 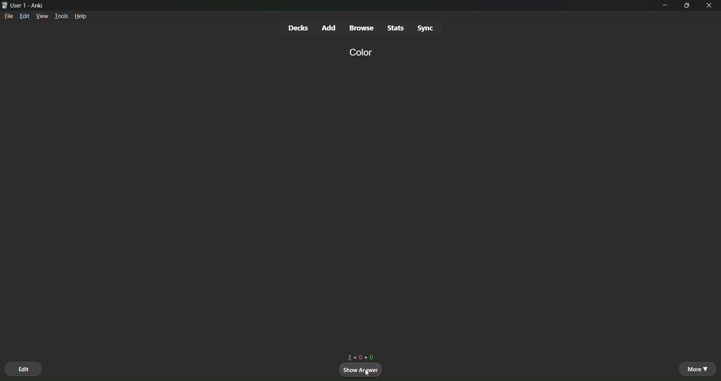 What do you see at coordinates (697, 369) in the screenshot?
I see `more` at bounding box center [697, 369].